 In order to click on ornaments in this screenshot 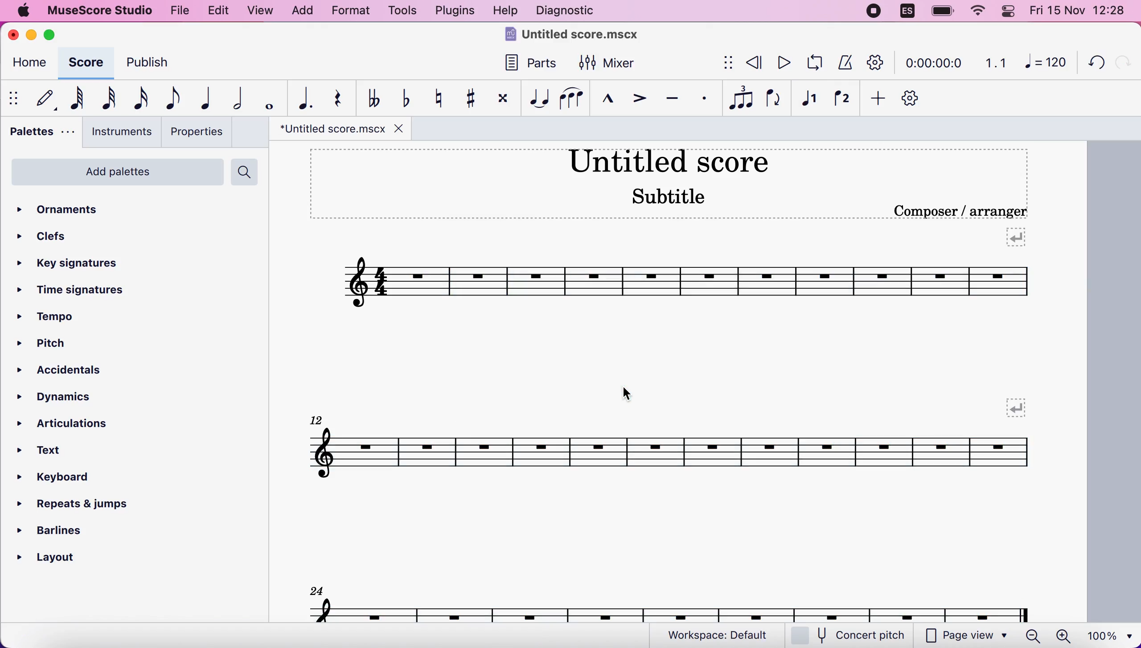, I will do `click(73, 210)`.